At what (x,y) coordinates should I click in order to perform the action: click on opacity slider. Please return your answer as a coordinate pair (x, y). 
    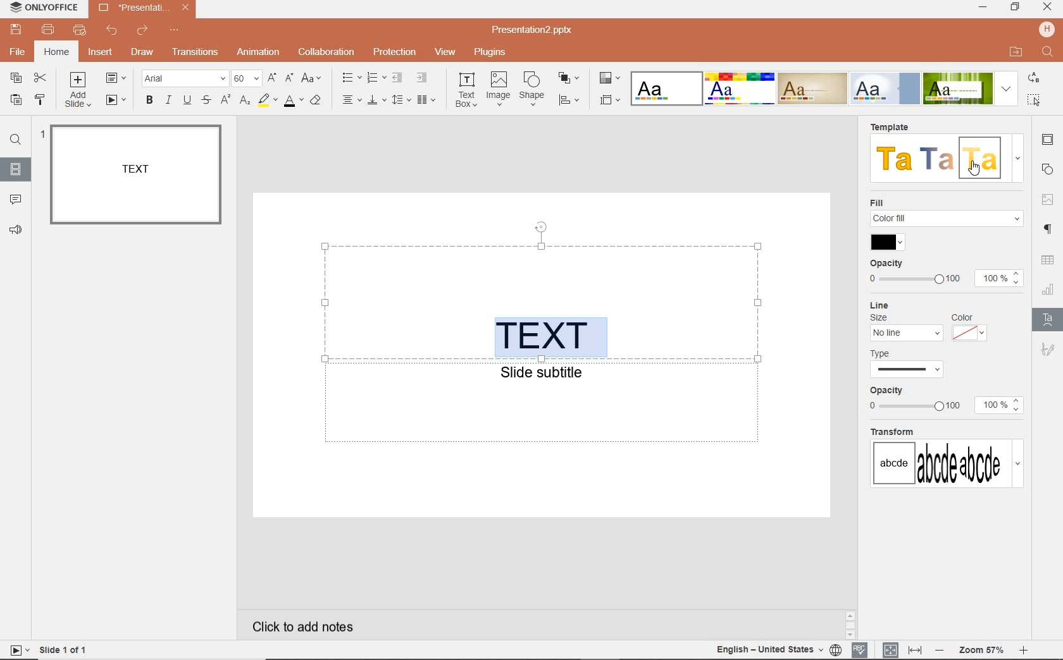
    Looking at the image, I should click on (916, 278).